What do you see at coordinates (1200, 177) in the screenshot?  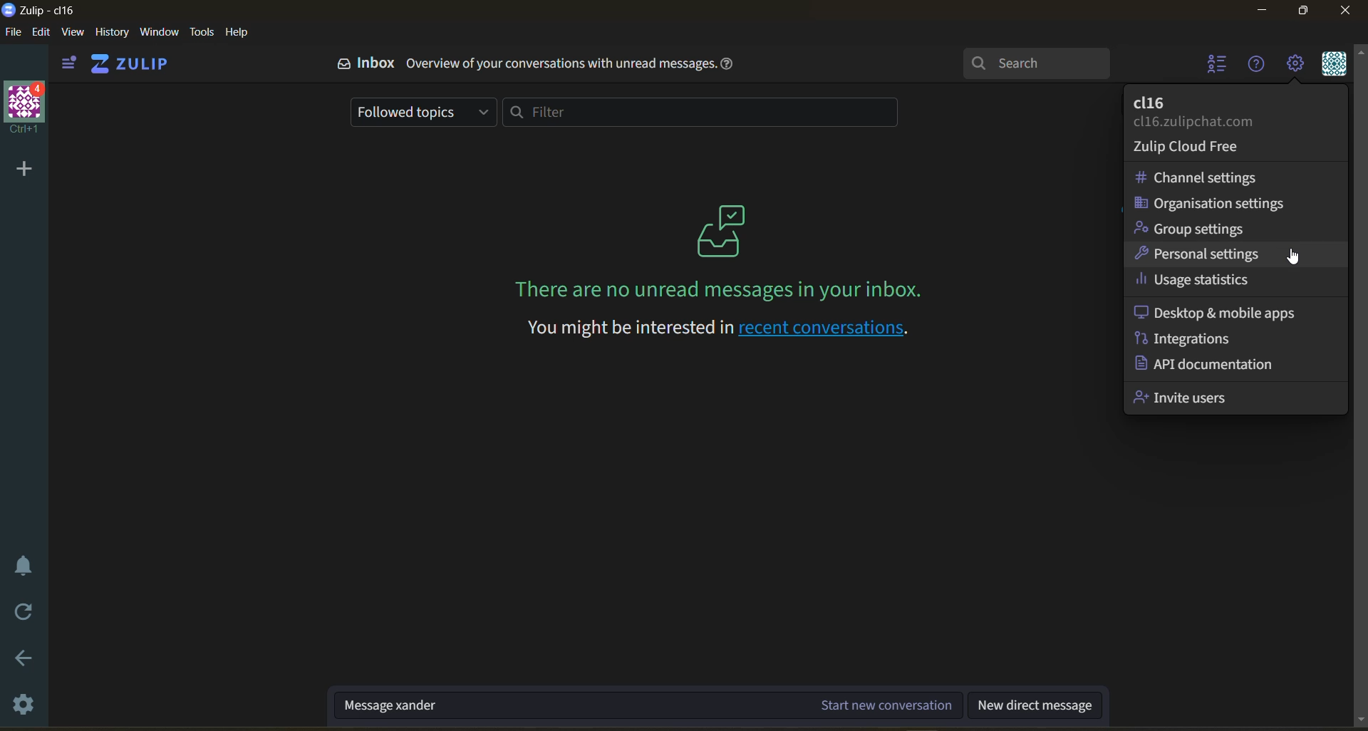 I see `channel settings` at bounding box center [1200, 177].